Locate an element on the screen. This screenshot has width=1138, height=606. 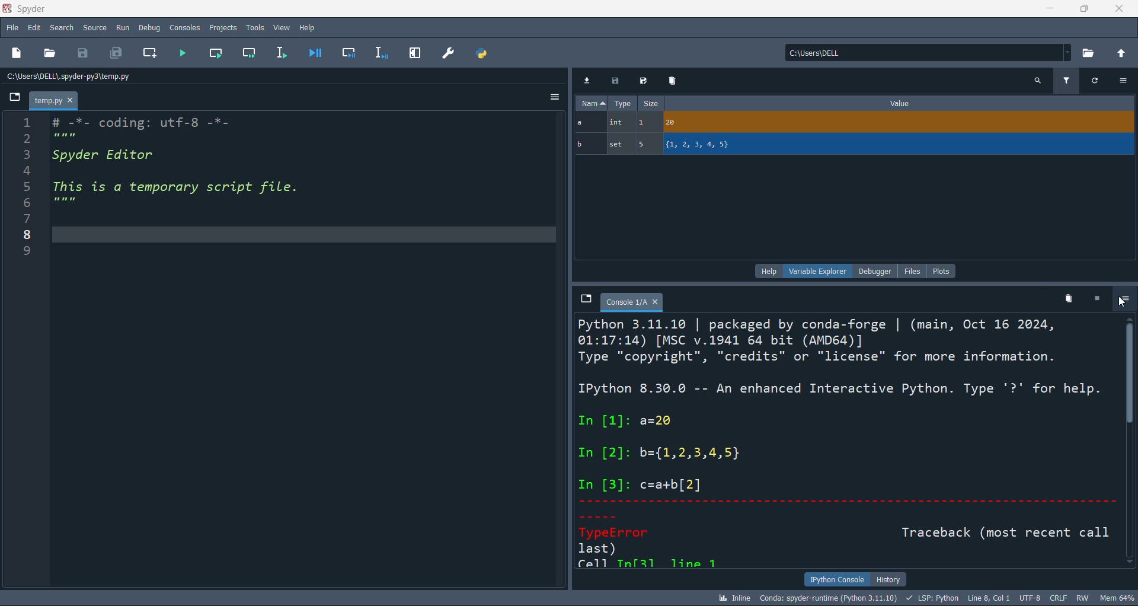
editor pane is located at coordinates (304, 351).